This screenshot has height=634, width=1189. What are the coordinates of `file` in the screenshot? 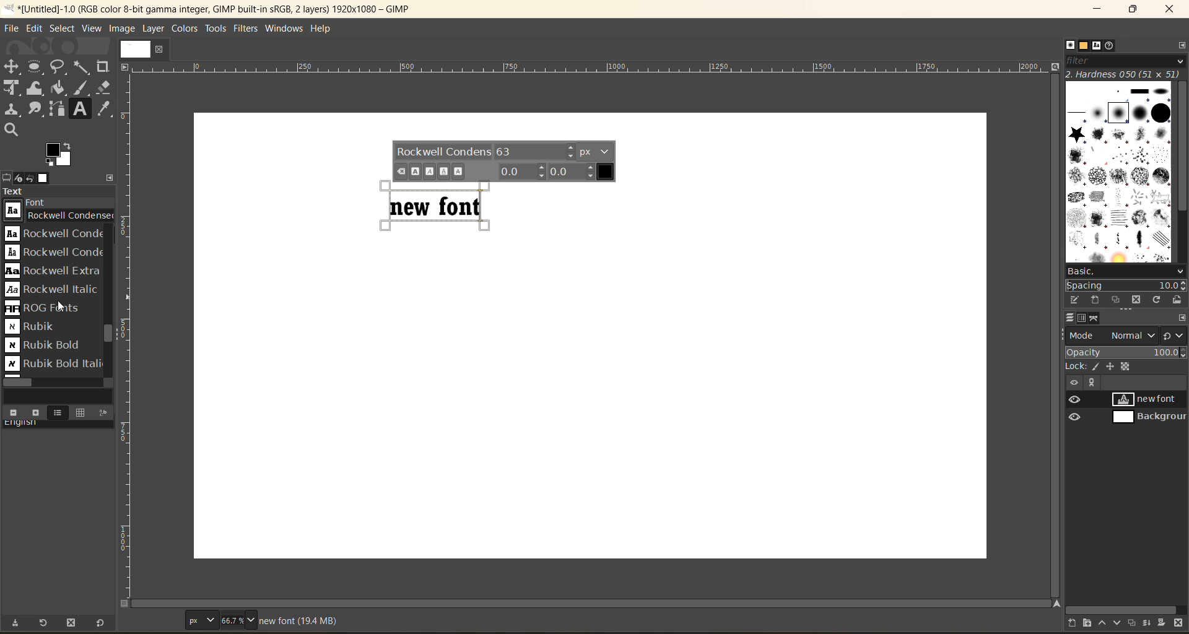 It's located at (14, 28).